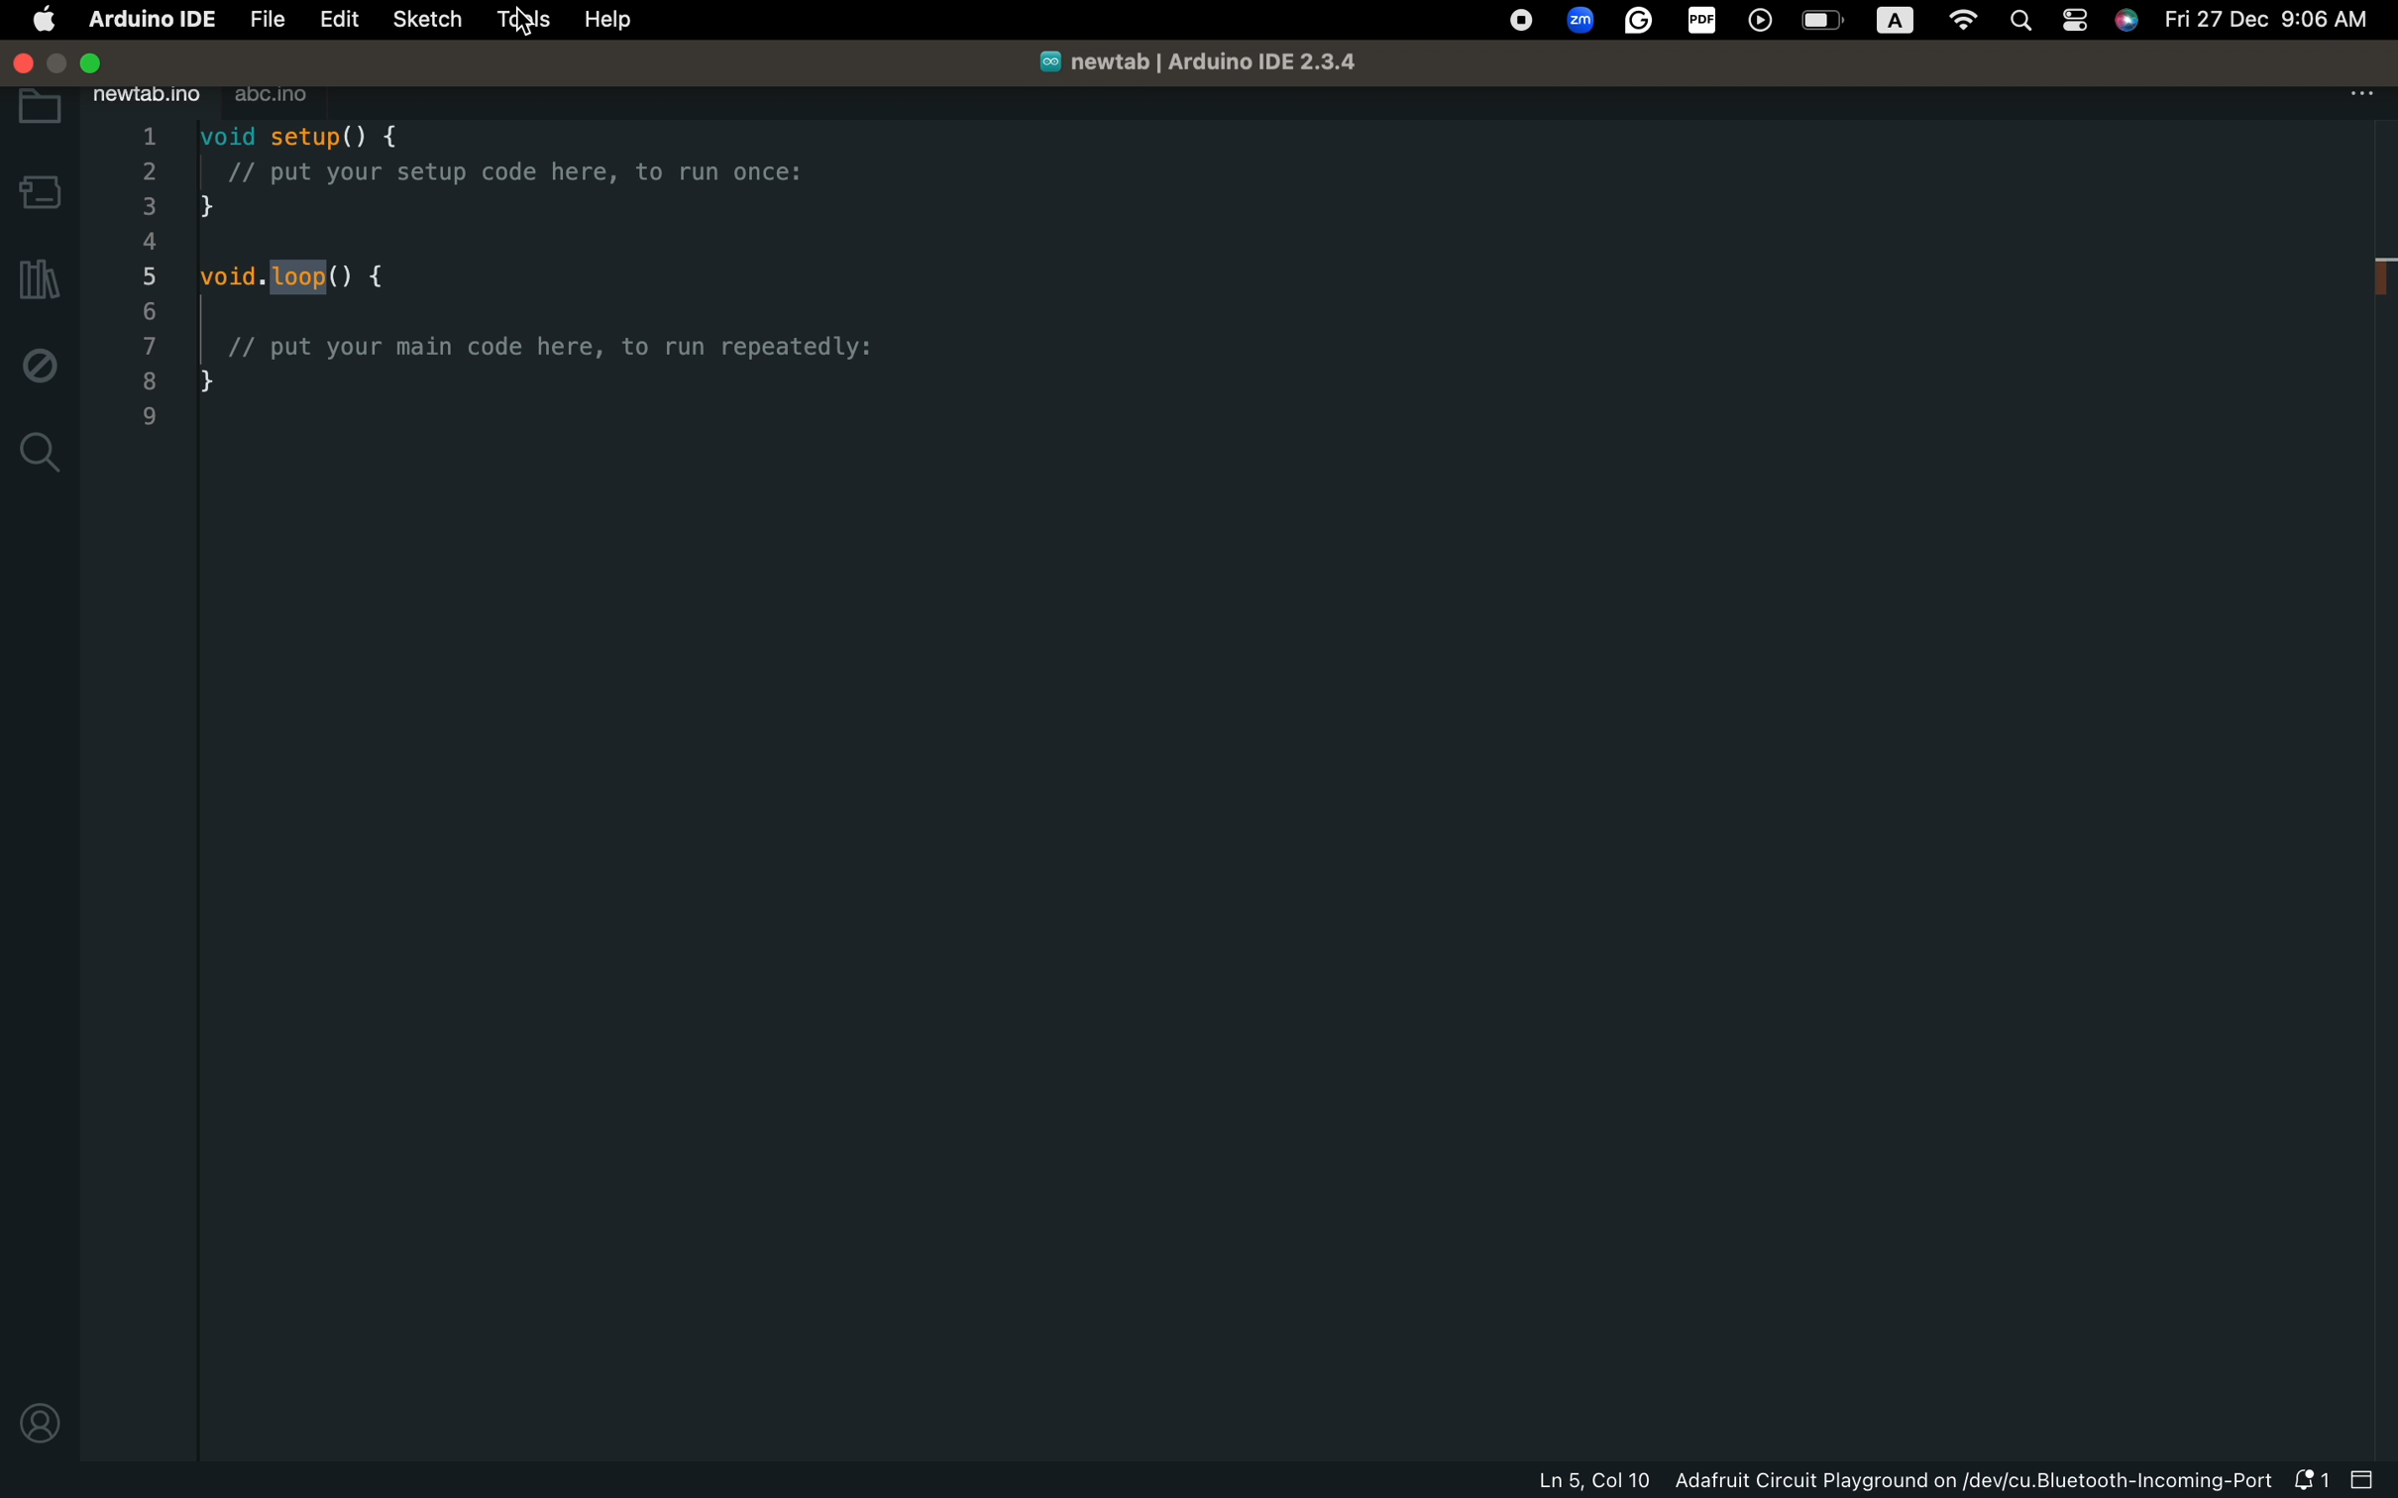  I want to click on abc.ino, so click(286, 92).